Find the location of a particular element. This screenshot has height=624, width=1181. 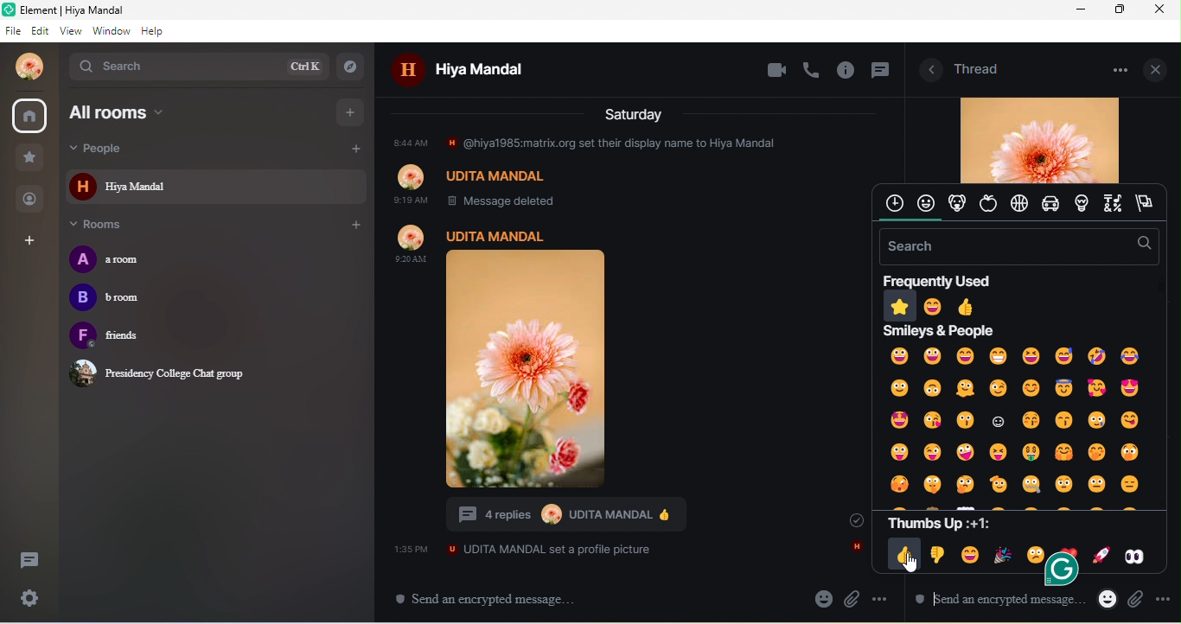

threads is located at coordinates (879, 73).